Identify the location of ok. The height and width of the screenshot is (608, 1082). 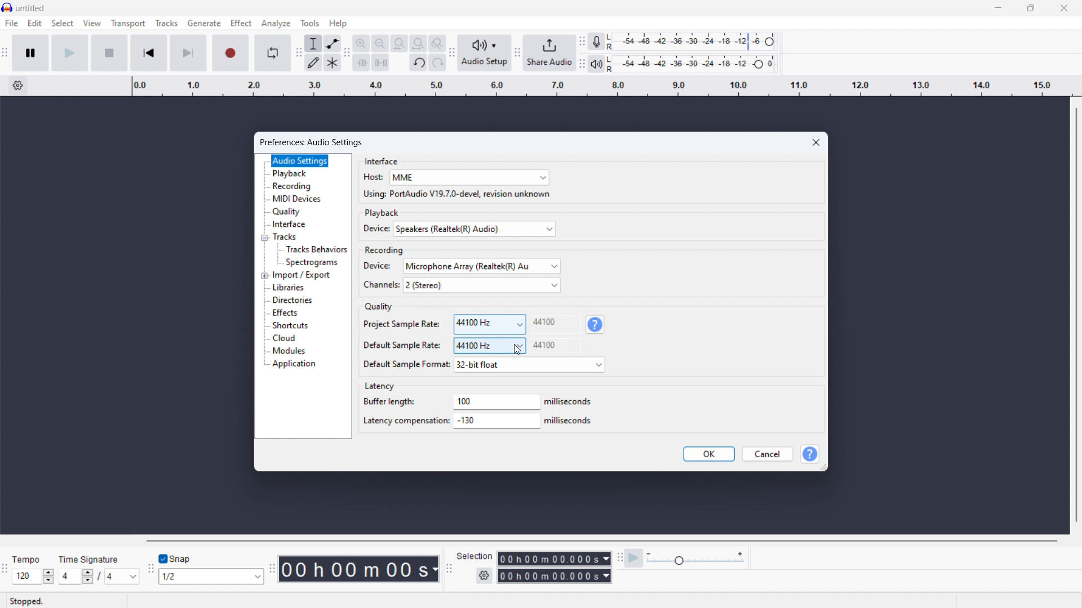
(709, 454).